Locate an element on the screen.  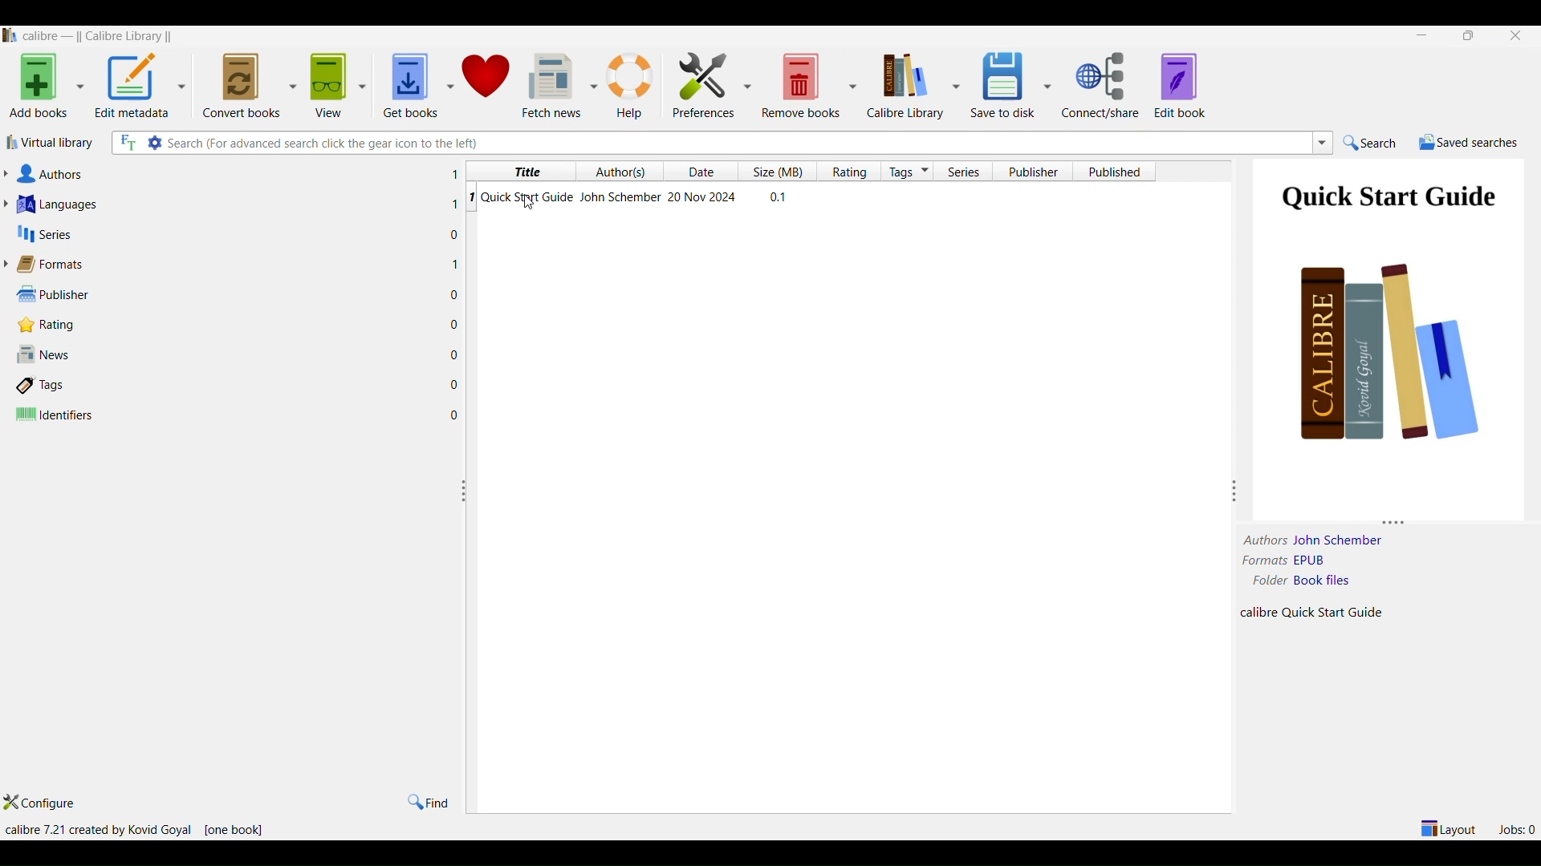
published is located at coordinates (1114, 170).